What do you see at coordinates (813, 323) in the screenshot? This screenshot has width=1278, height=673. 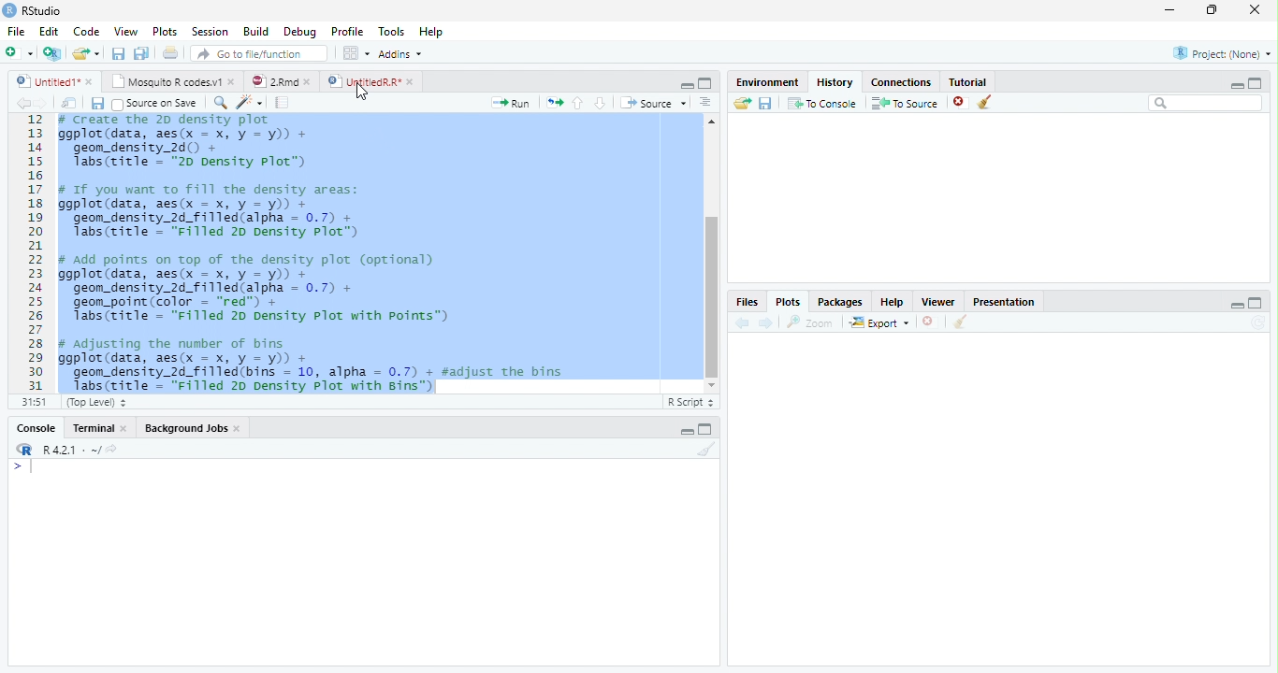 I see `zoom` at bounding box center [813, 323].